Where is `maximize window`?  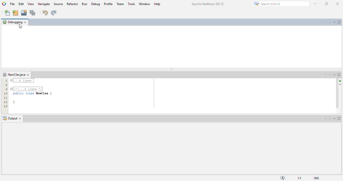 maximize window is located at coordinates (339, 74).